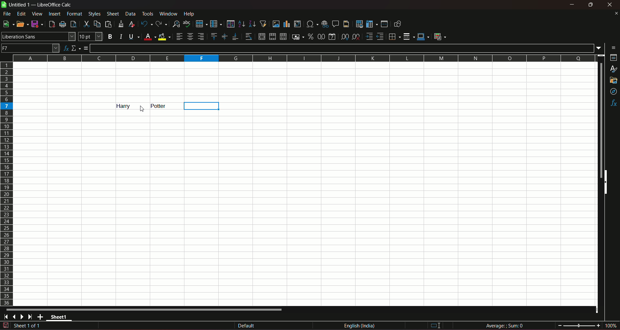 This screenshot has width=620, height=330. I want to click on sort ascending, so click(242, 23).